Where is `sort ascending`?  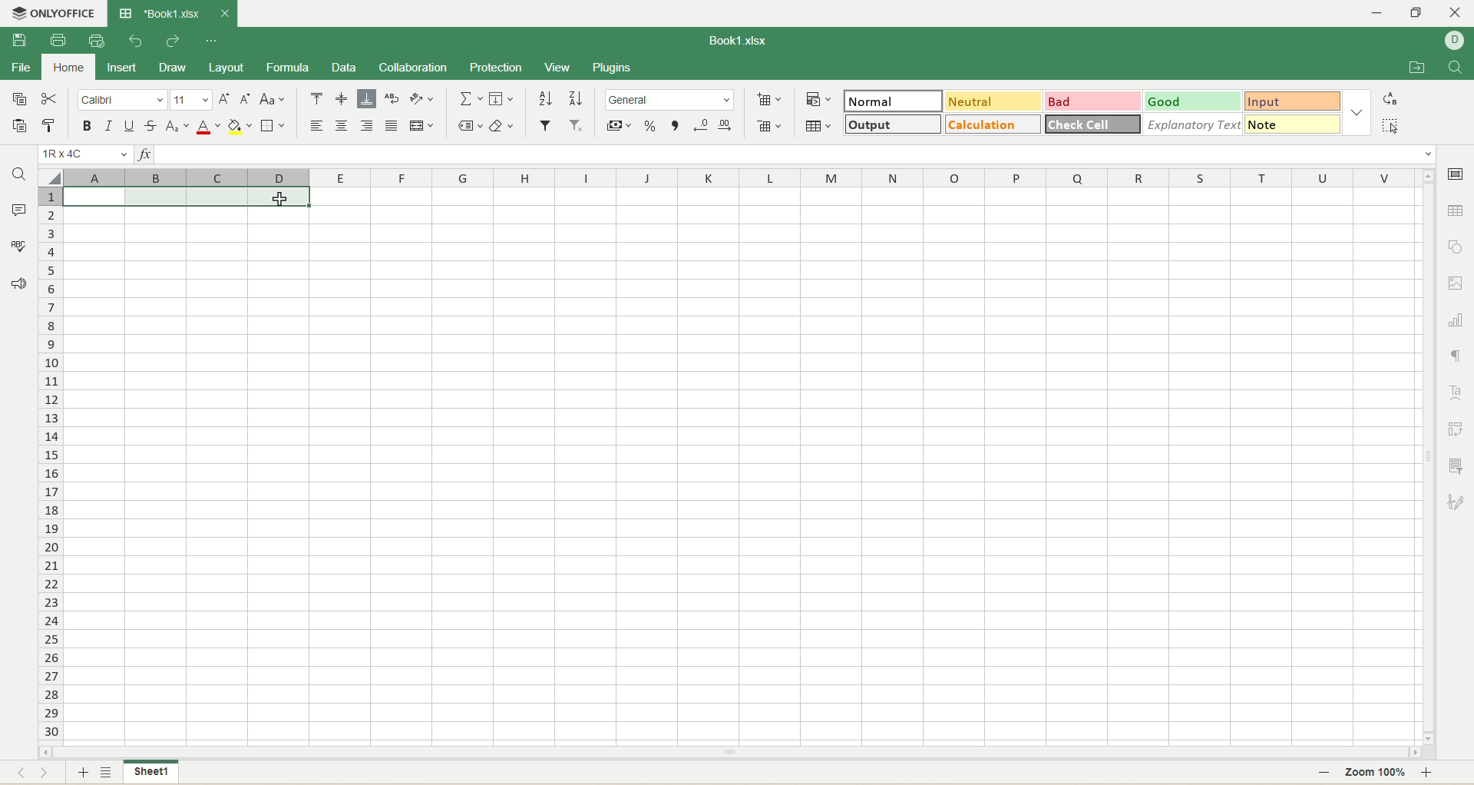 sort ascending is located at coordinates (545, 98).